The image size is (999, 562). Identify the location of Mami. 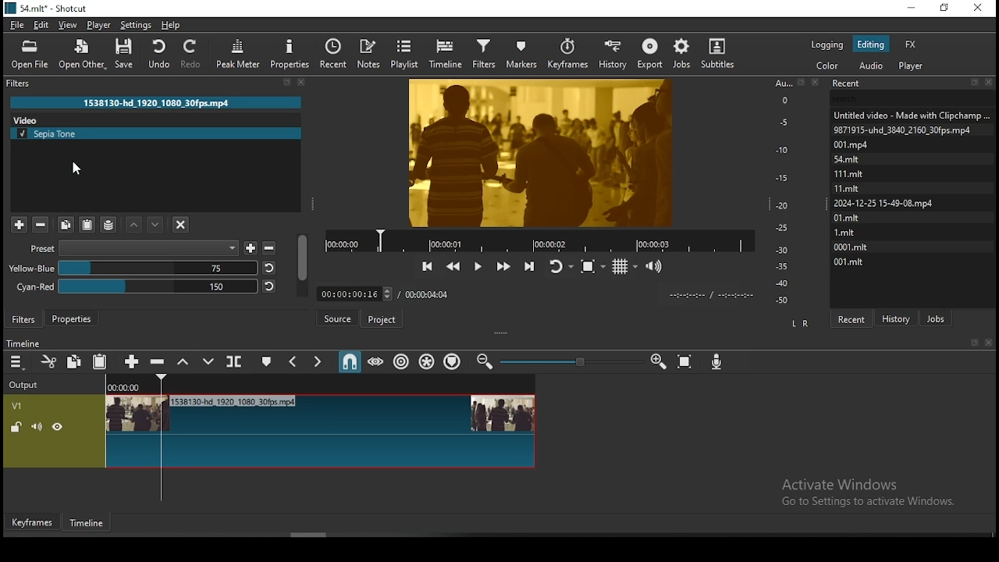
(848, 187).